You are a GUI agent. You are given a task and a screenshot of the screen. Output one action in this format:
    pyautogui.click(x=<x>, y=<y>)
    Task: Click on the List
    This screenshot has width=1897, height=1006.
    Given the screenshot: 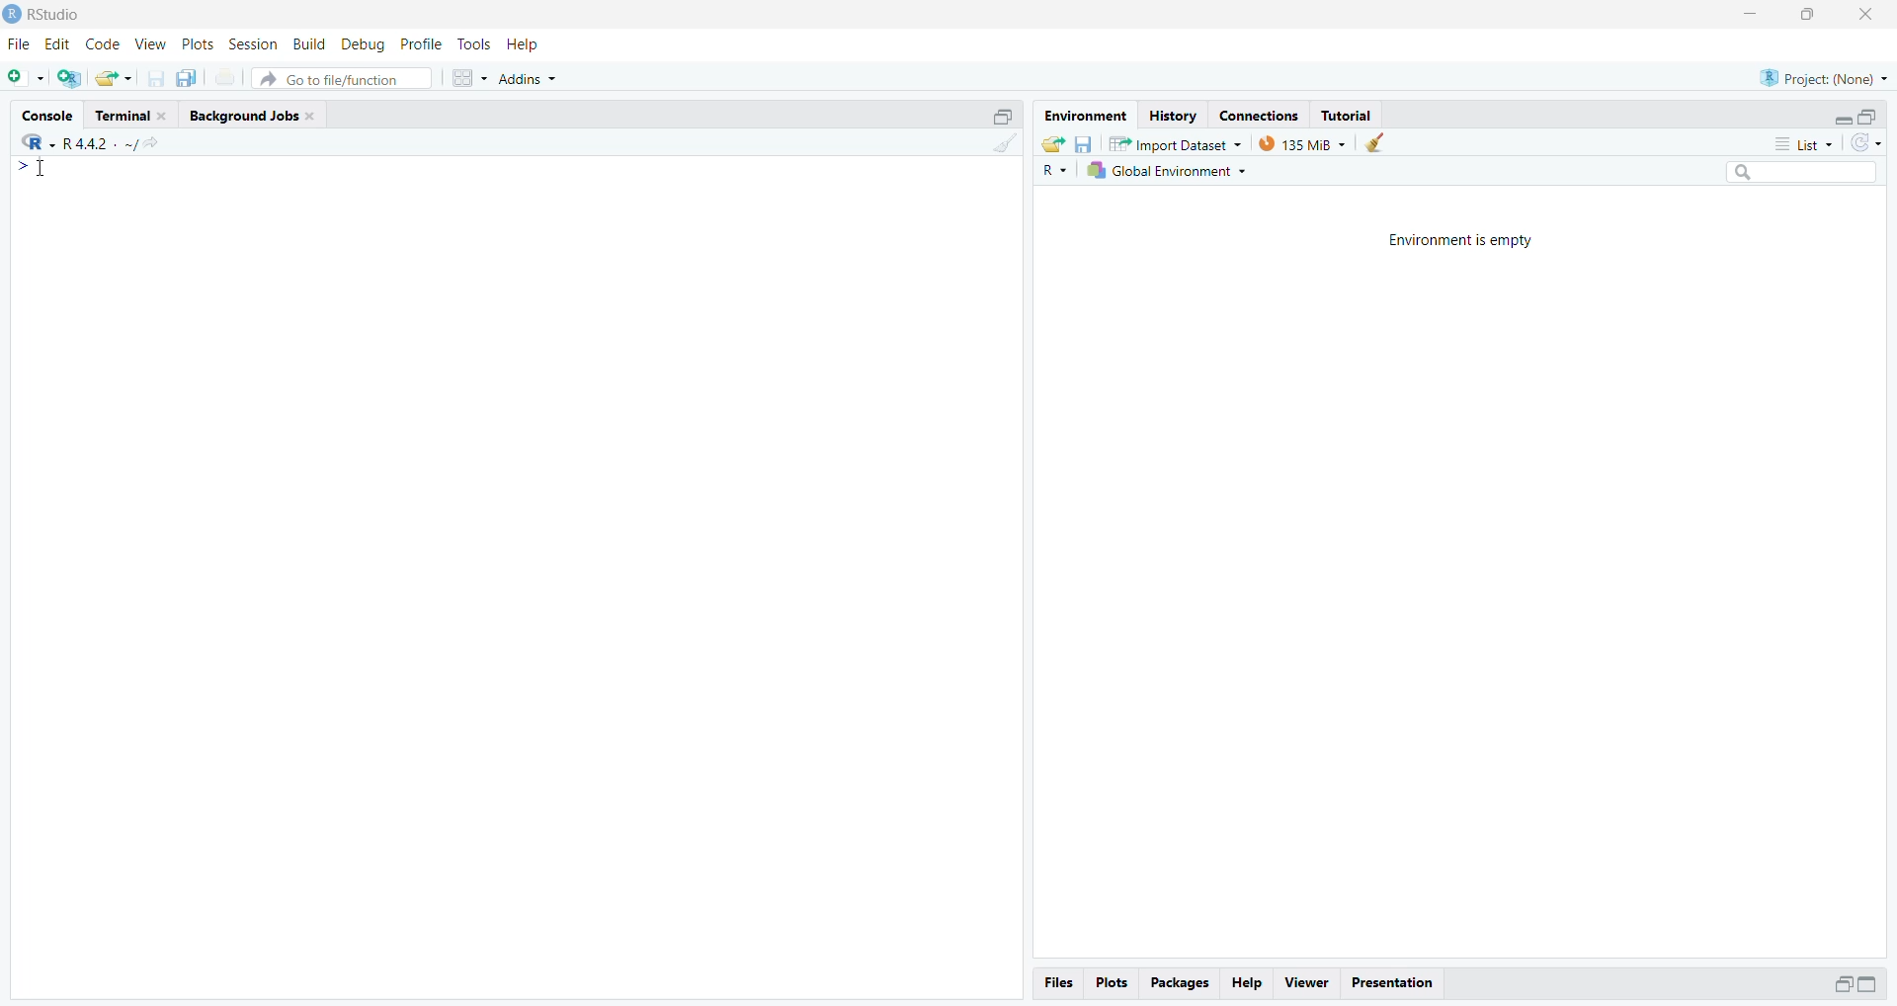 What is the action you would take?
    pyautogui.click(x=1808, y=144)
    